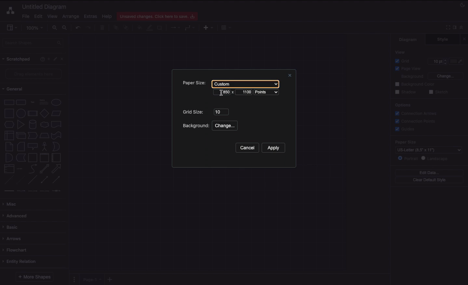  Describe the element at coordinates (404, 61) in the screenshot. I see `Grid` at that location.